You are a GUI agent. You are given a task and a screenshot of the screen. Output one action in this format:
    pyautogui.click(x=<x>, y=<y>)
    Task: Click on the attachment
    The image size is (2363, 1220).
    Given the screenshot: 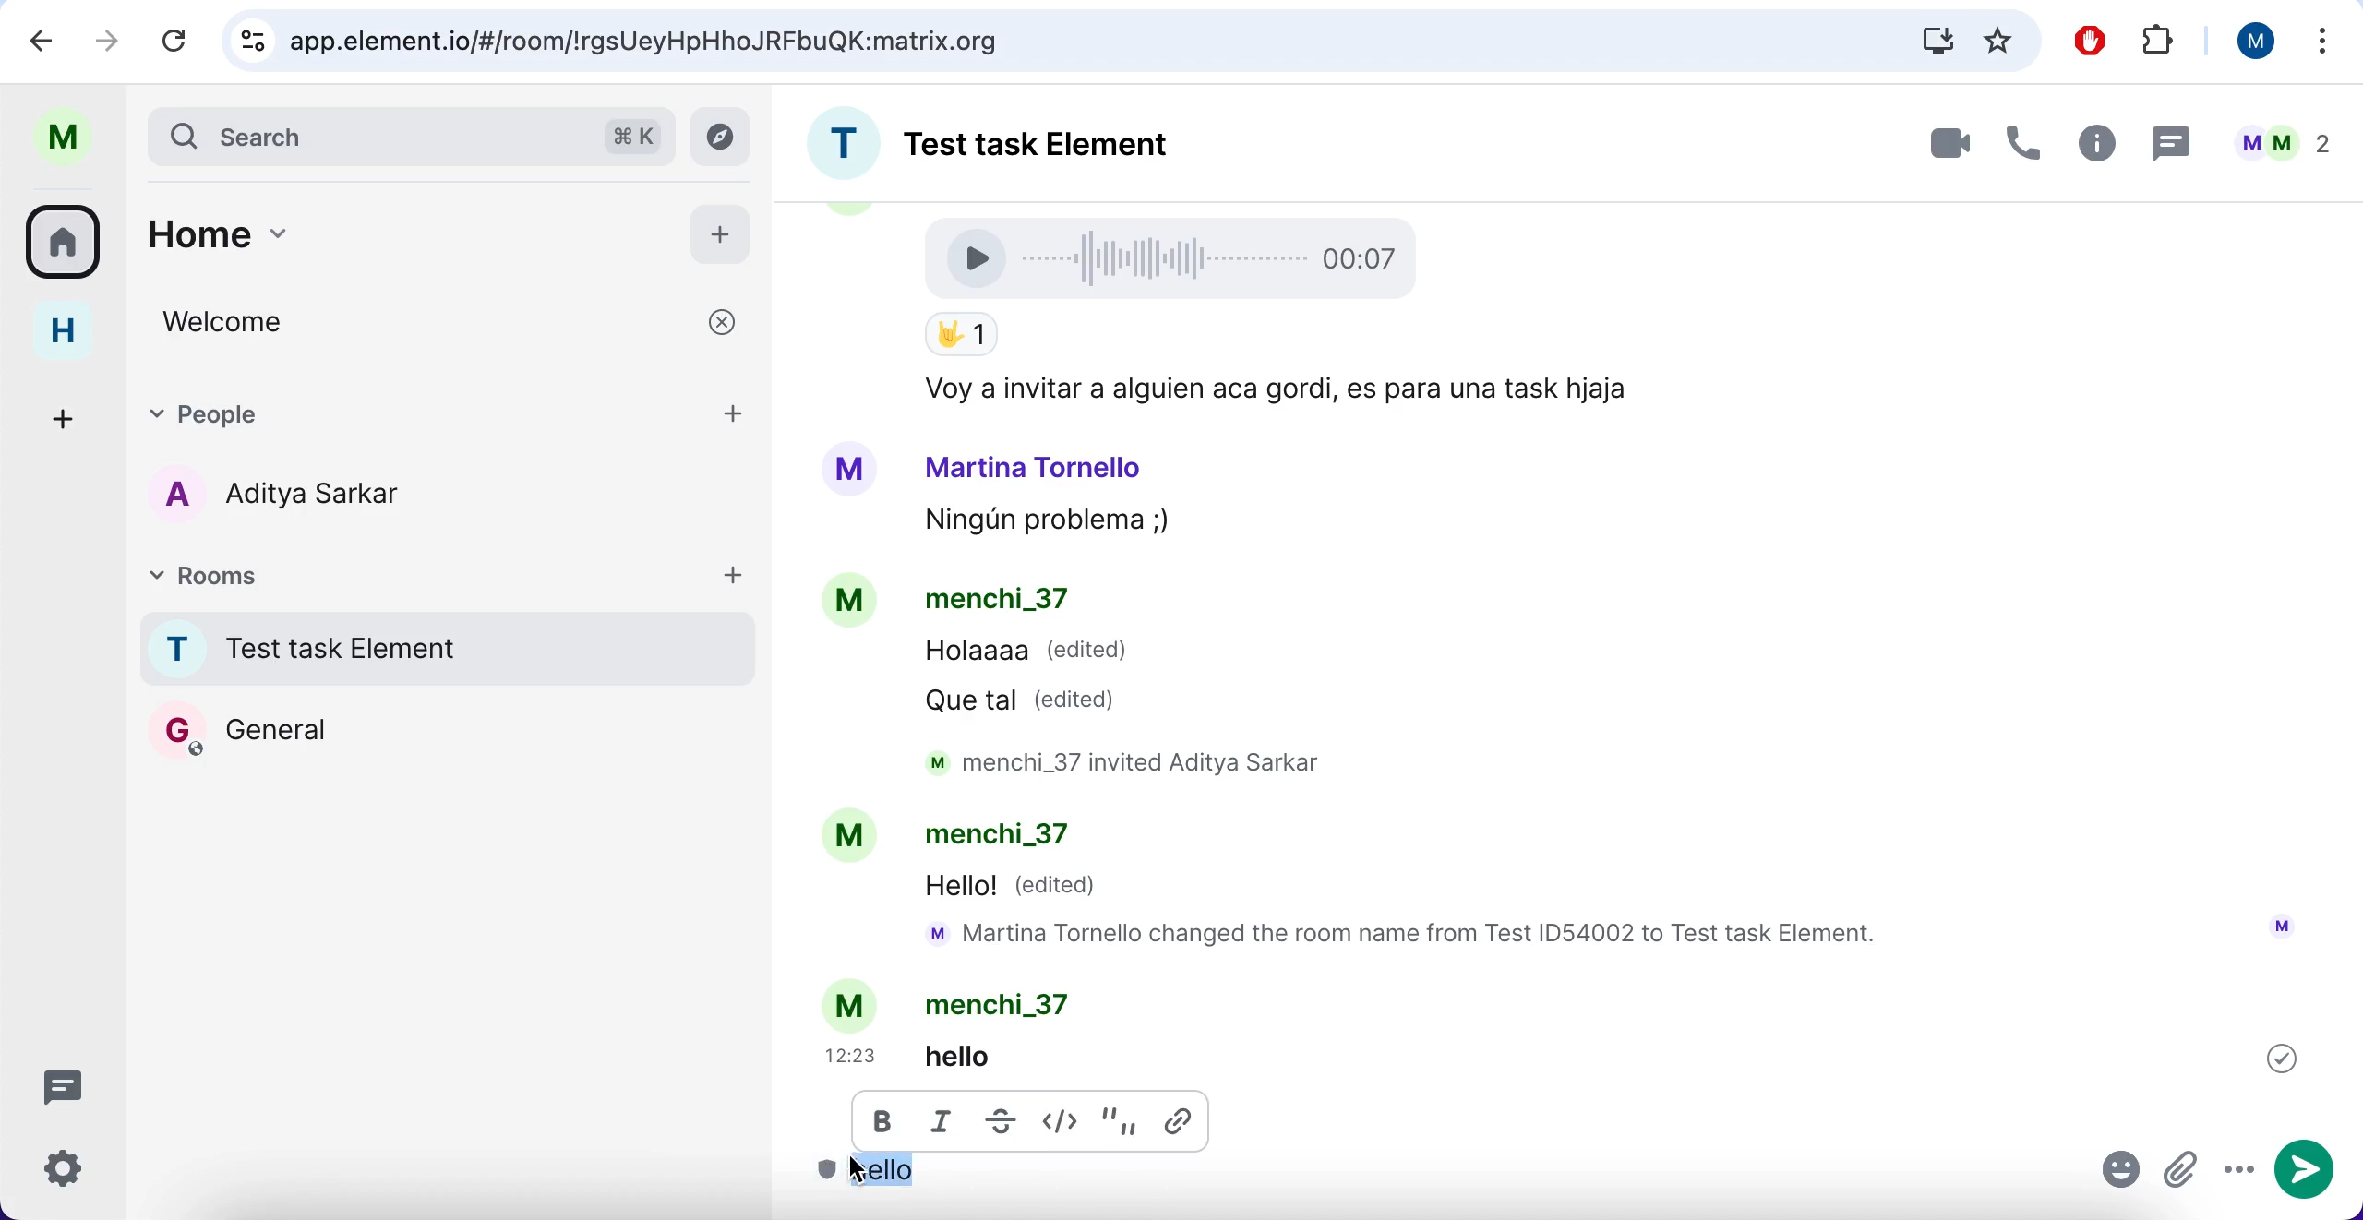 What is the action you would take?
    pyautogui.click(x=2183, y=1172)
    